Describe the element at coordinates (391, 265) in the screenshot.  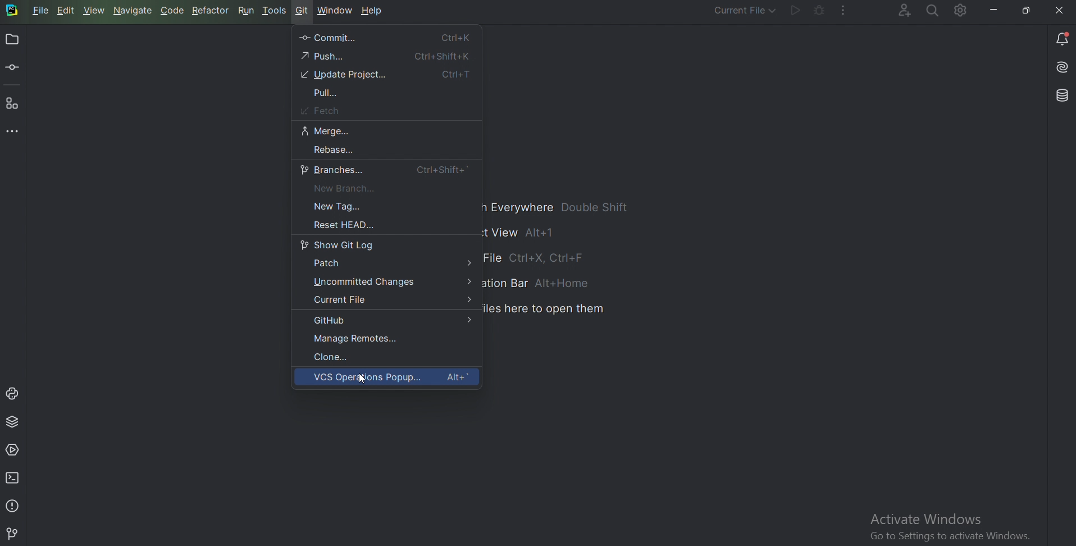
I see `Patch` at that location.